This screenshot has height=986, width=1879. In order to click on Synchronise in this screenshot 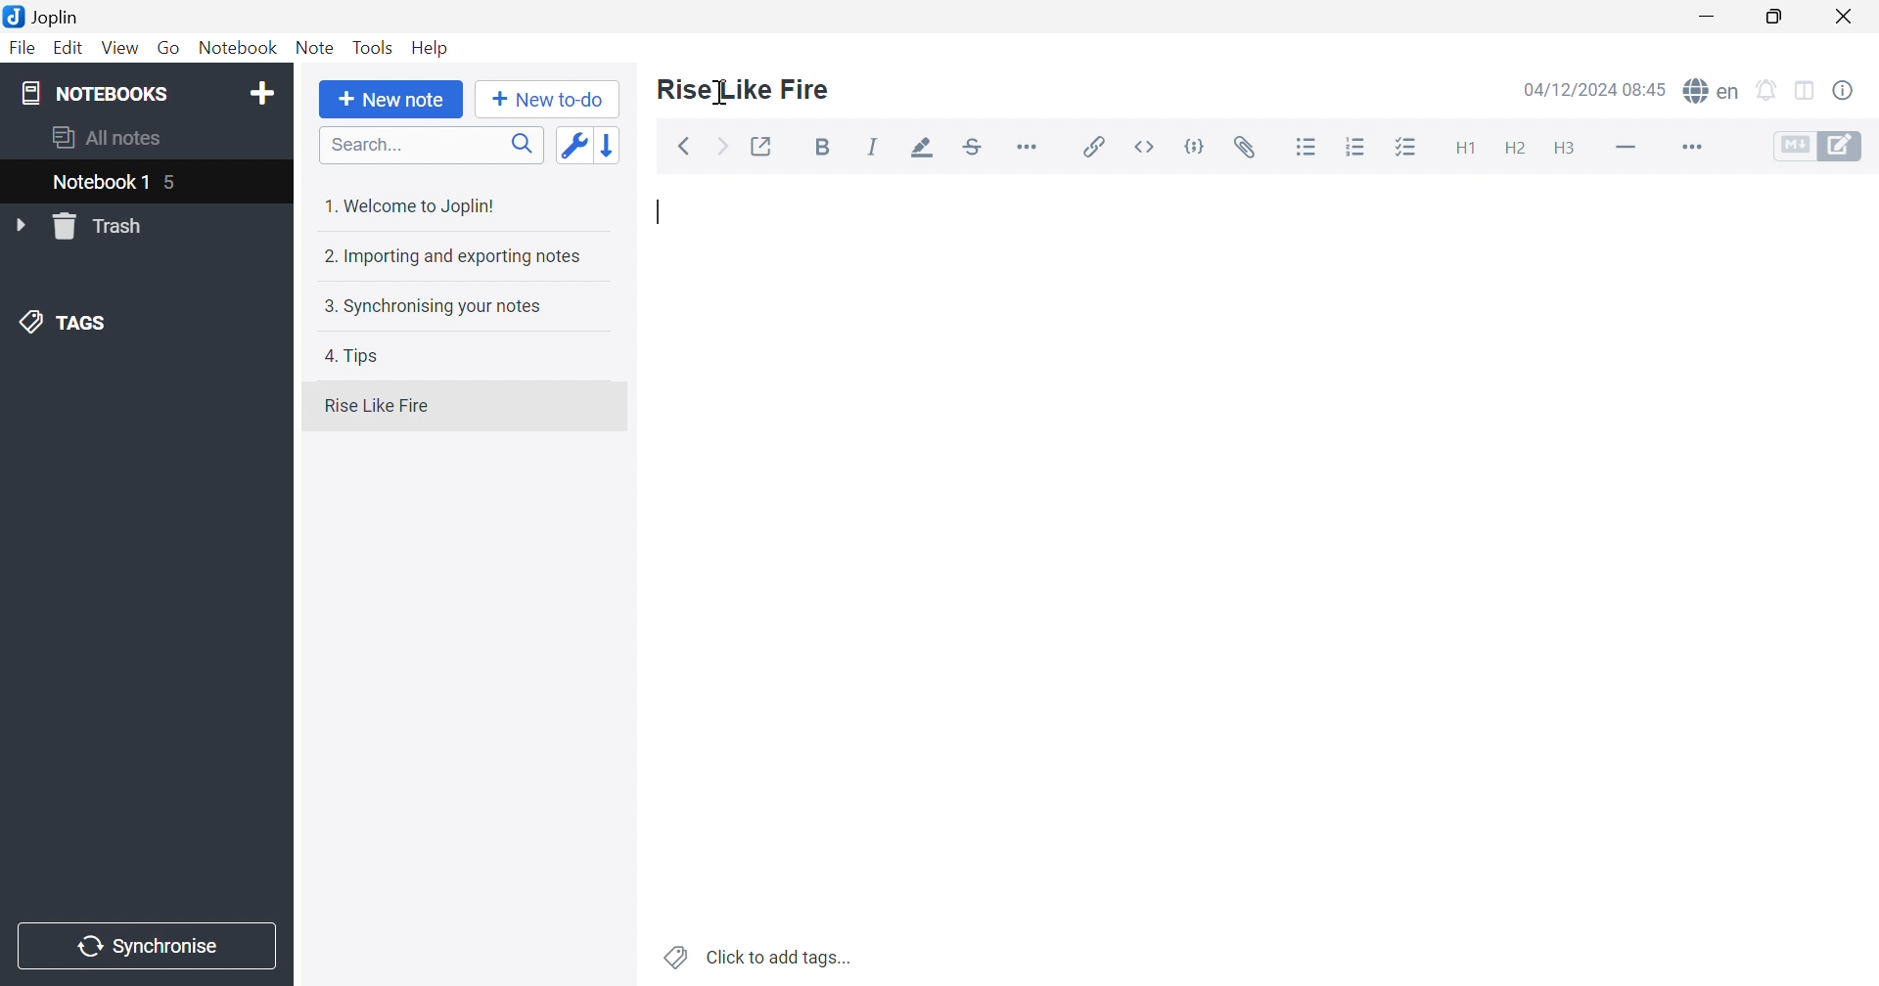, I will do `click(142, 945)`.